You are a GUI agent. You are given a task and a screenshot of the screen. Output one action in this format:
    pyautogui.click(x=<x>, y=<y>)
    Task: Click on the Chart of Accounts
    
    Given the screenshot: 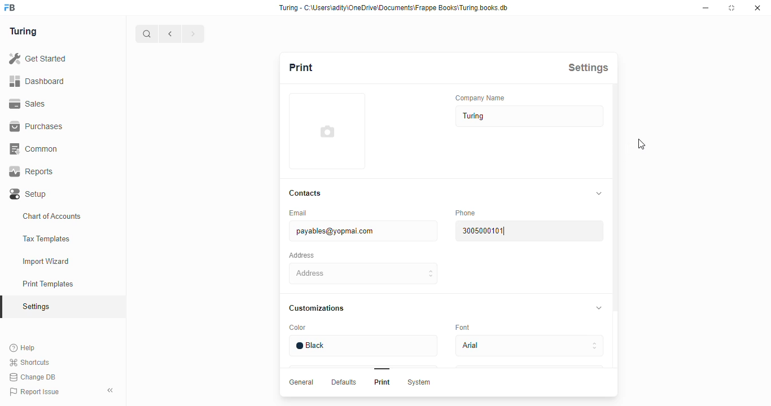 What is the action you would take?
    pyautogui.click(x=56, y=215)
    